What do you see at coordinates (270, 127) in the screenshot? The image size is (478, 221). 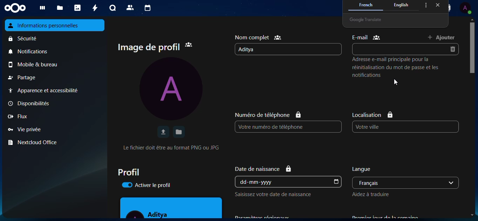 I see `Votre numero de telephone` at bounding box center [270, 127].